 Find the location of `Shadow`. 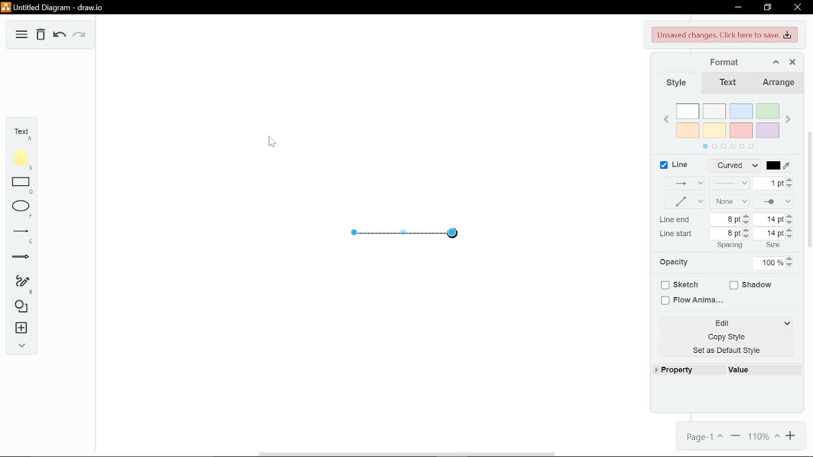

Shadow is located at coordinates (753, 286).